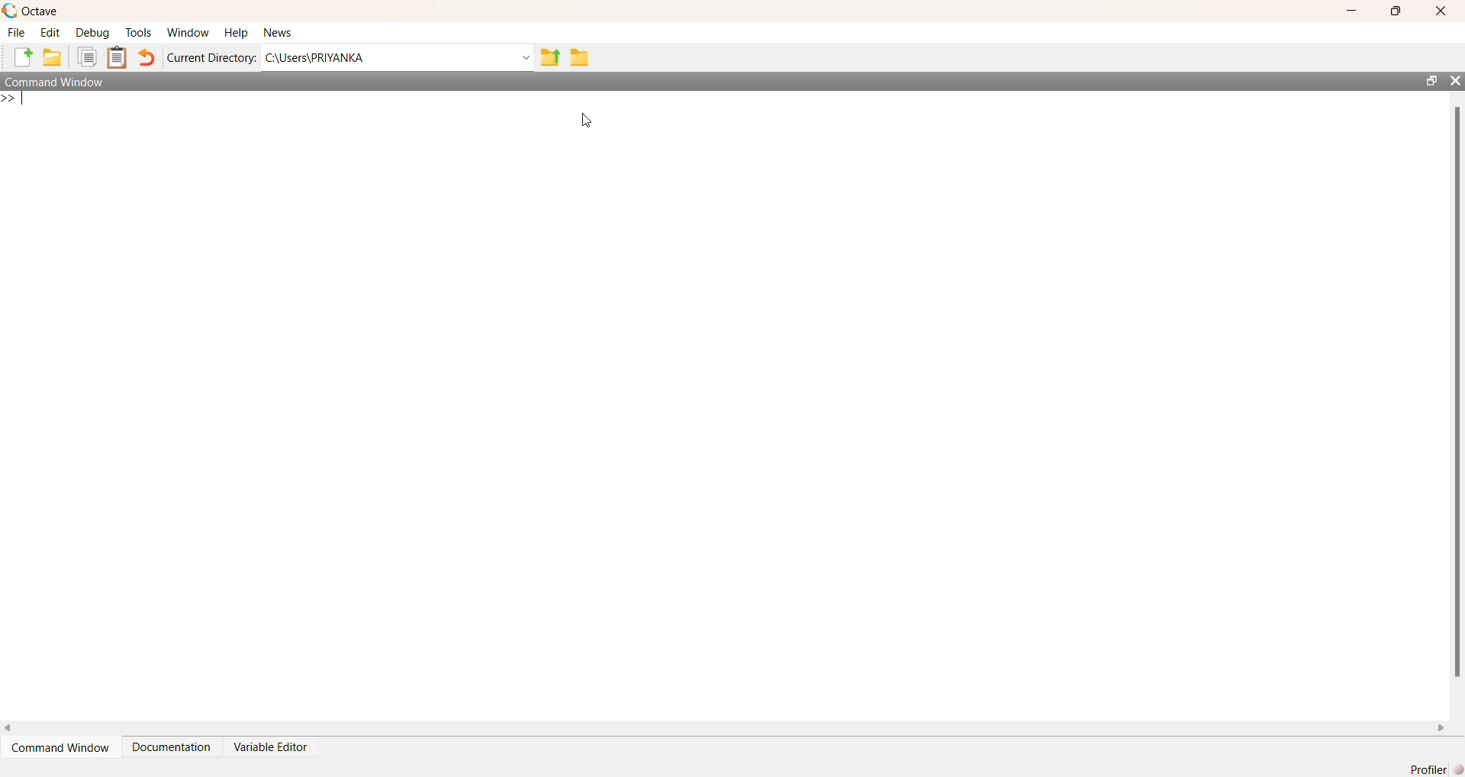 This screenshot has height=777, width=1465. What do you see at coordinates (237, 33) in the screenshot?
I see `Help` at bounding box center [237, 33].